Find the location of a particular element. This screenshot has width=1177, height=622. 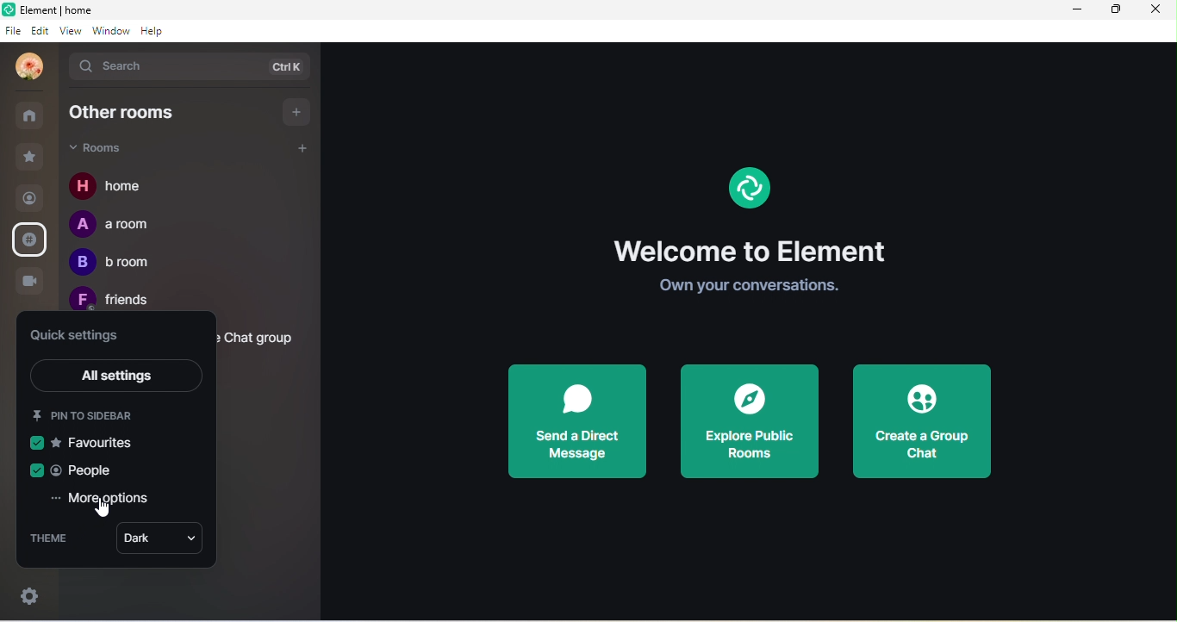

cursor movement is located at coordinates (104, 510).